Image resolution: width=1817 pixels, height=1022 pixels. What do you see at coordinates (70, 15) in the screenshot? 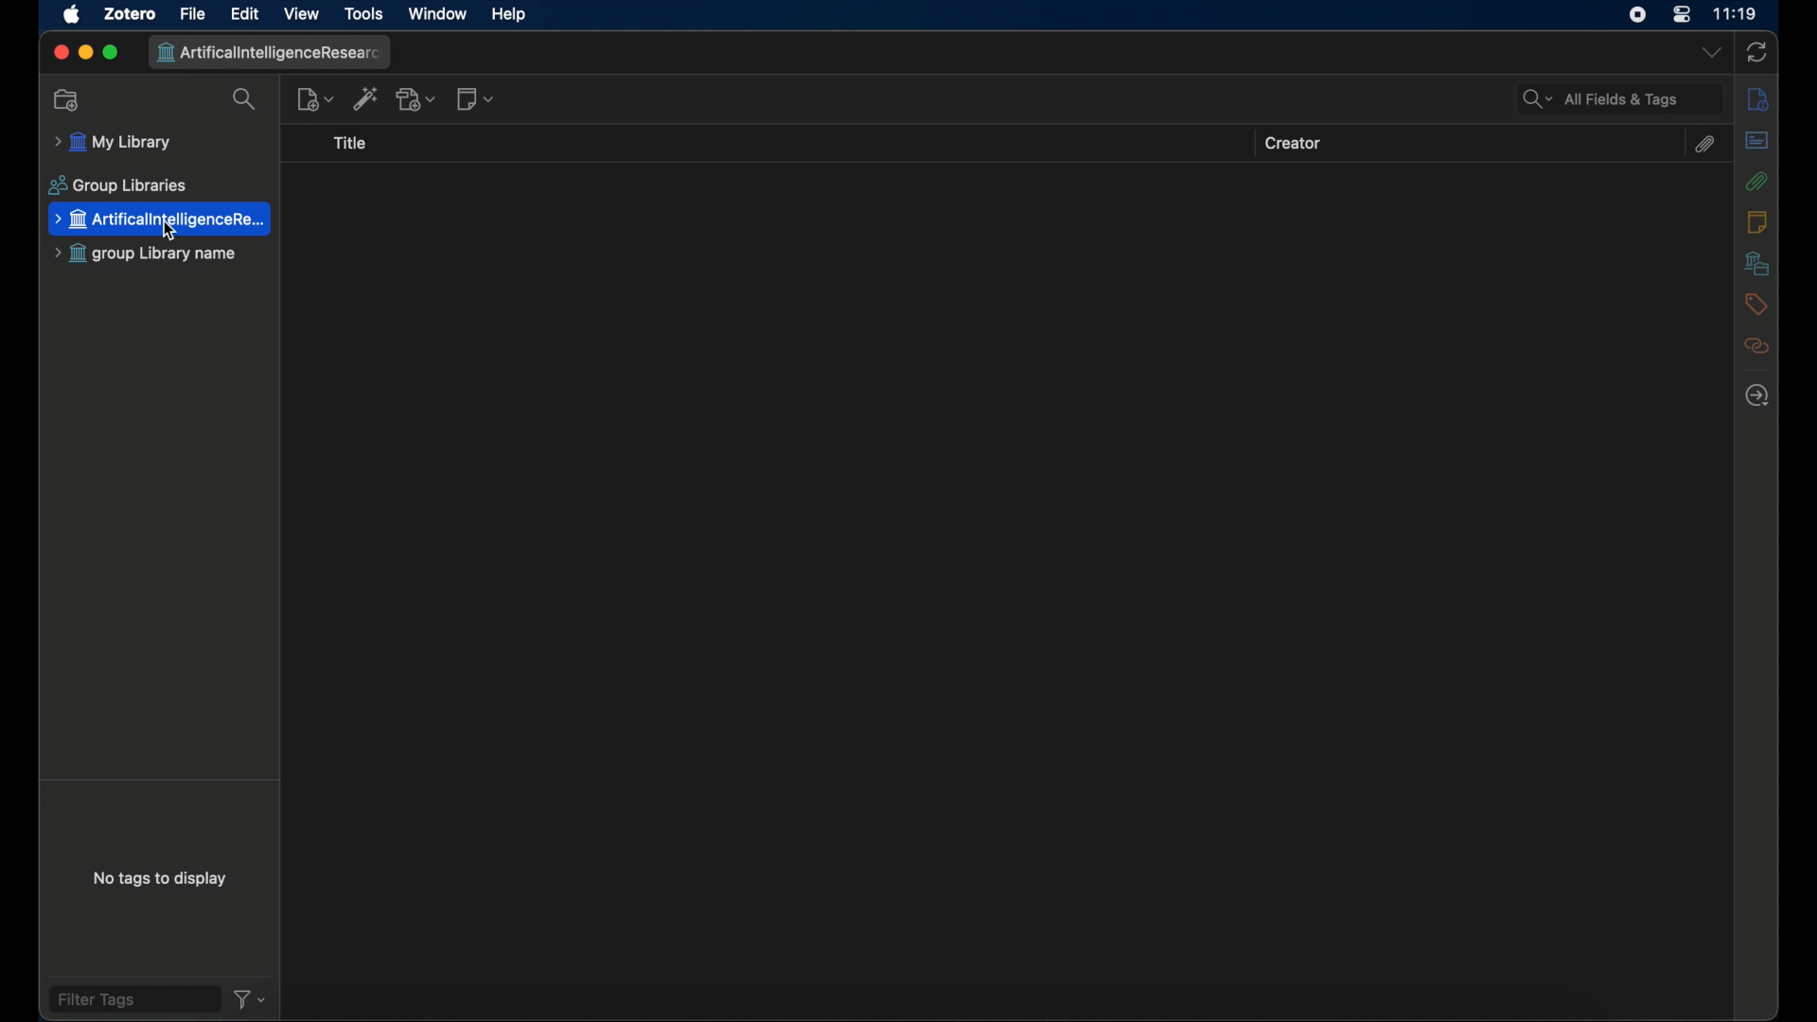
I see `apple icon` at bounding box center [70, 15].